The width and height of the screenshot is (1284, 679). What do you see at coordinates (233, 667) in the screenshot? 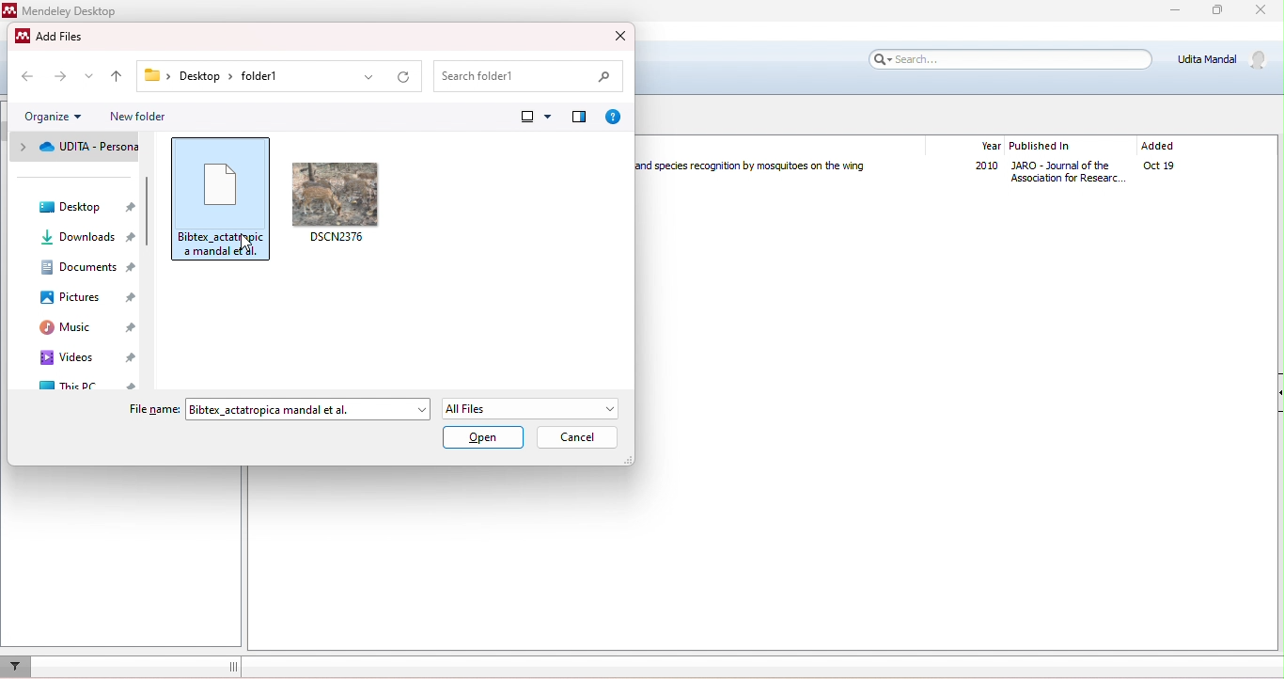
I see `dragging line` at bounding box center [233, 667].